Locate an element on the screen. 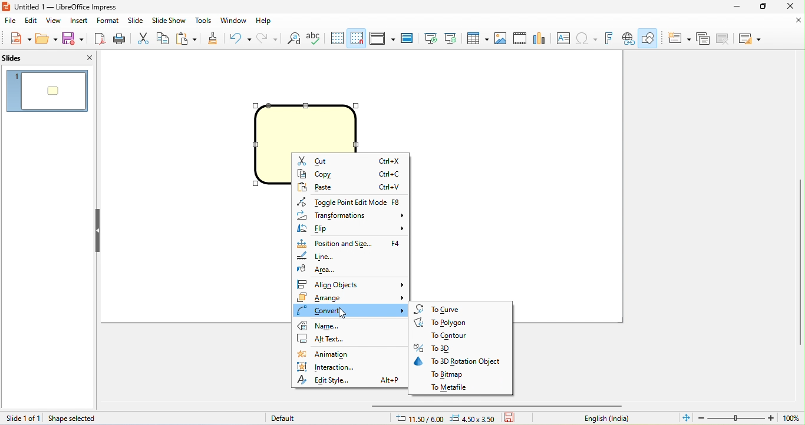  redo is located at coordinates (265, 38).